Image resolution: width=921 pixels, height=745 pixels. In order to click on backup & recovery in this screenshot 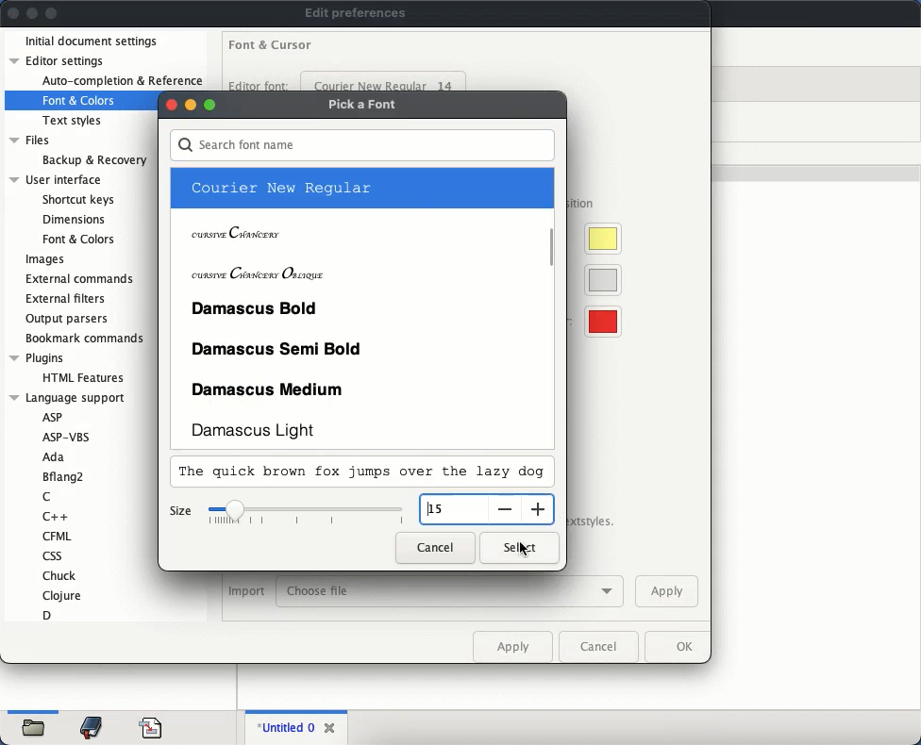, I will do `click(94, 160)`.